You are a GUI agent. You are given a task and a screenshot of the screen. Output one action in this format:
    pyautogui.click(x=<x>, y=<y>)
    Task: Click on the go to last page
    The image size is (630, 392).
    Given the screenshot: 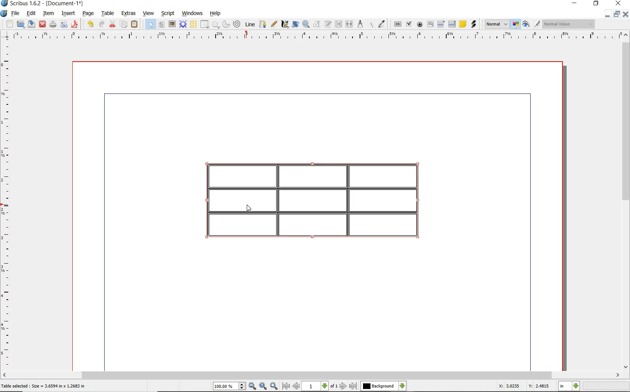 What is the action you would take?
    pyautogui.click(x=354, y=386)
    